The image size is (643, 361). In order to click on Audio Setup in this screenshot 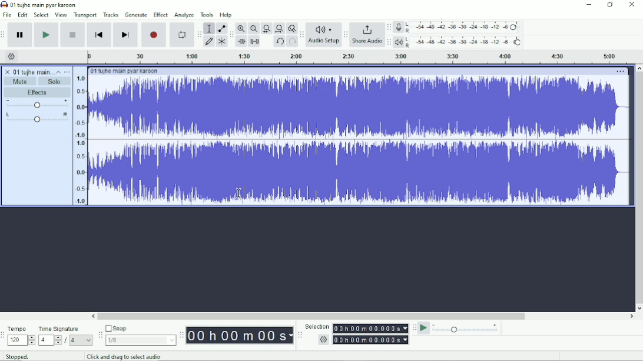, I will do `click(324, 34)`.